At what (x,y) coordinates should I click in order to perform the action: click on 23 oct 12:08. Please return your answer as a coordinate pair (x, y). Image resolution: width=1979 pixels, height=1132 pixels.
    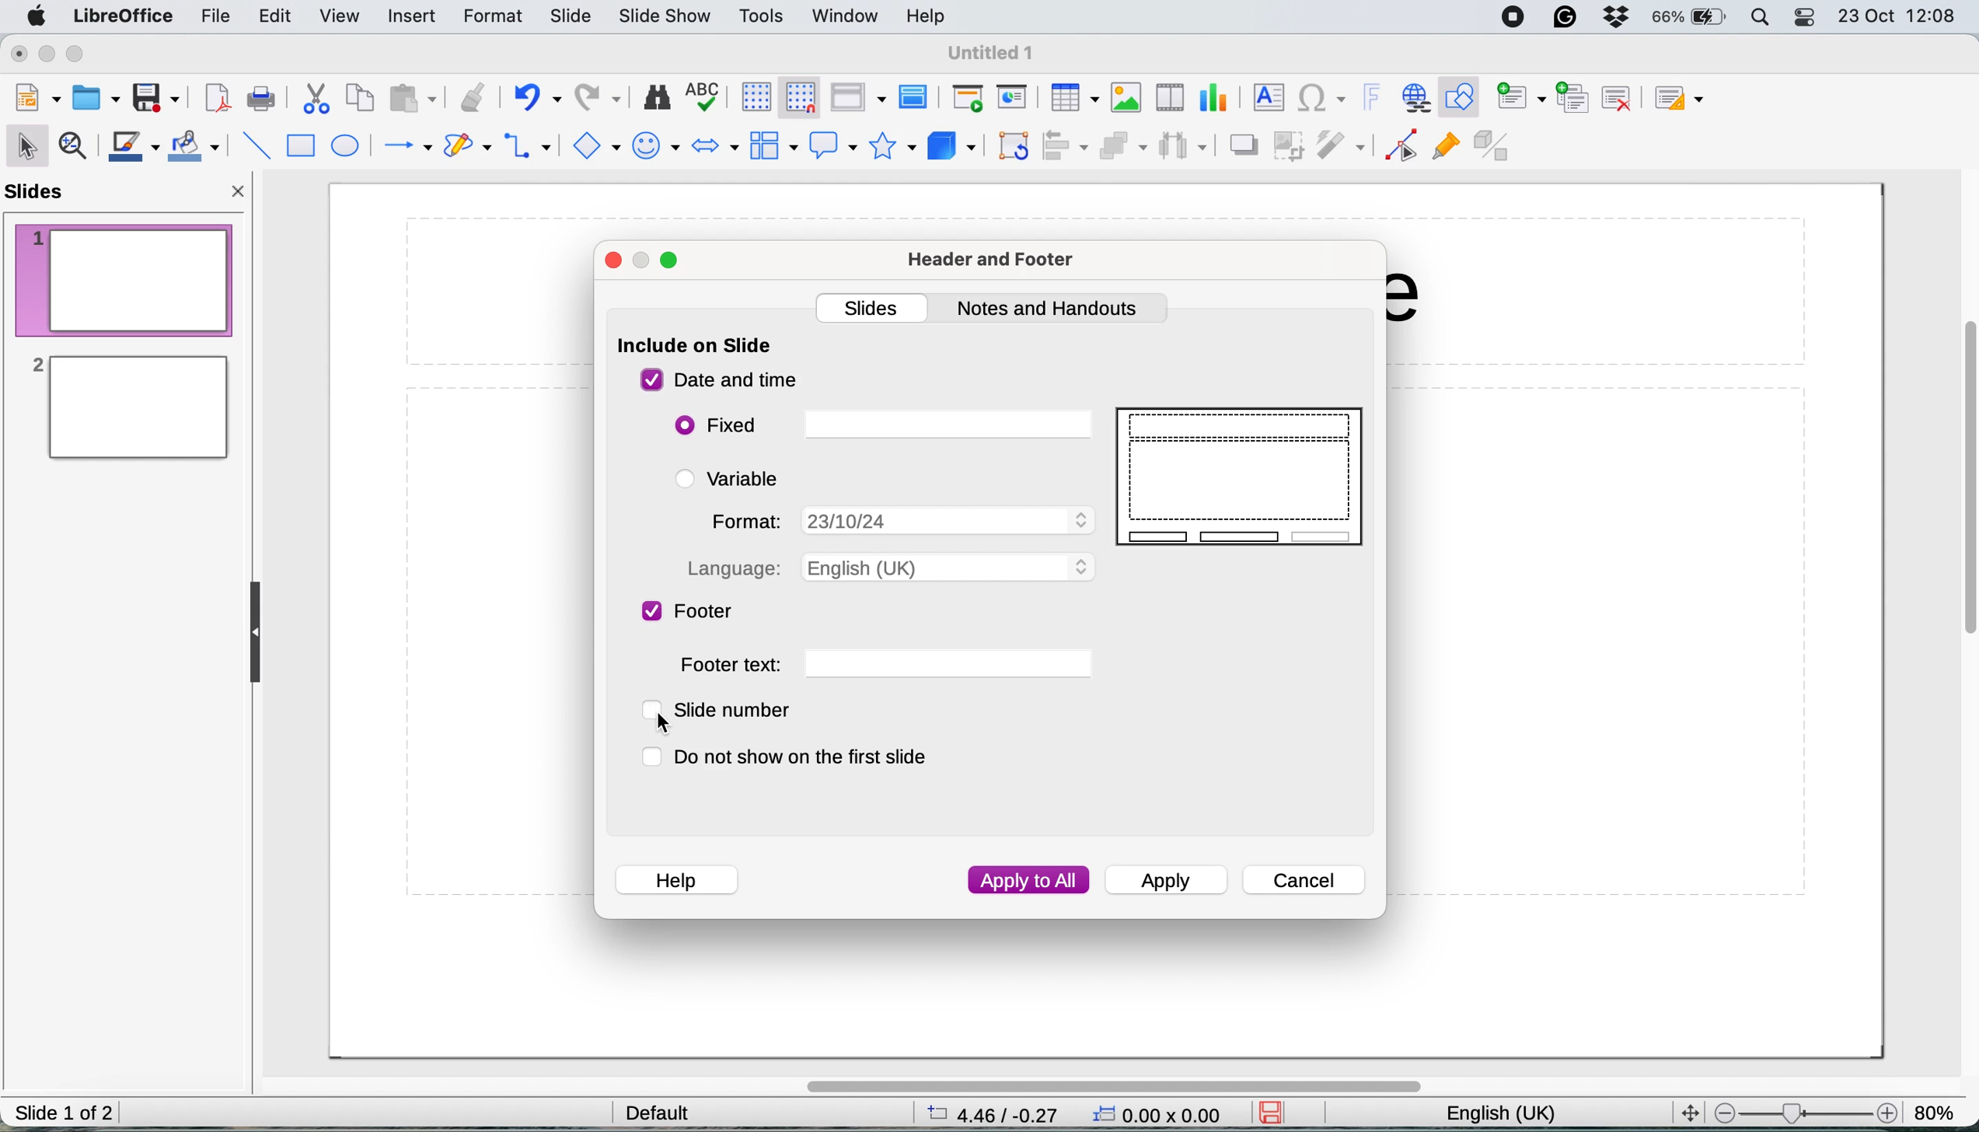
    Looking at the image, I should click on (1895, 18).